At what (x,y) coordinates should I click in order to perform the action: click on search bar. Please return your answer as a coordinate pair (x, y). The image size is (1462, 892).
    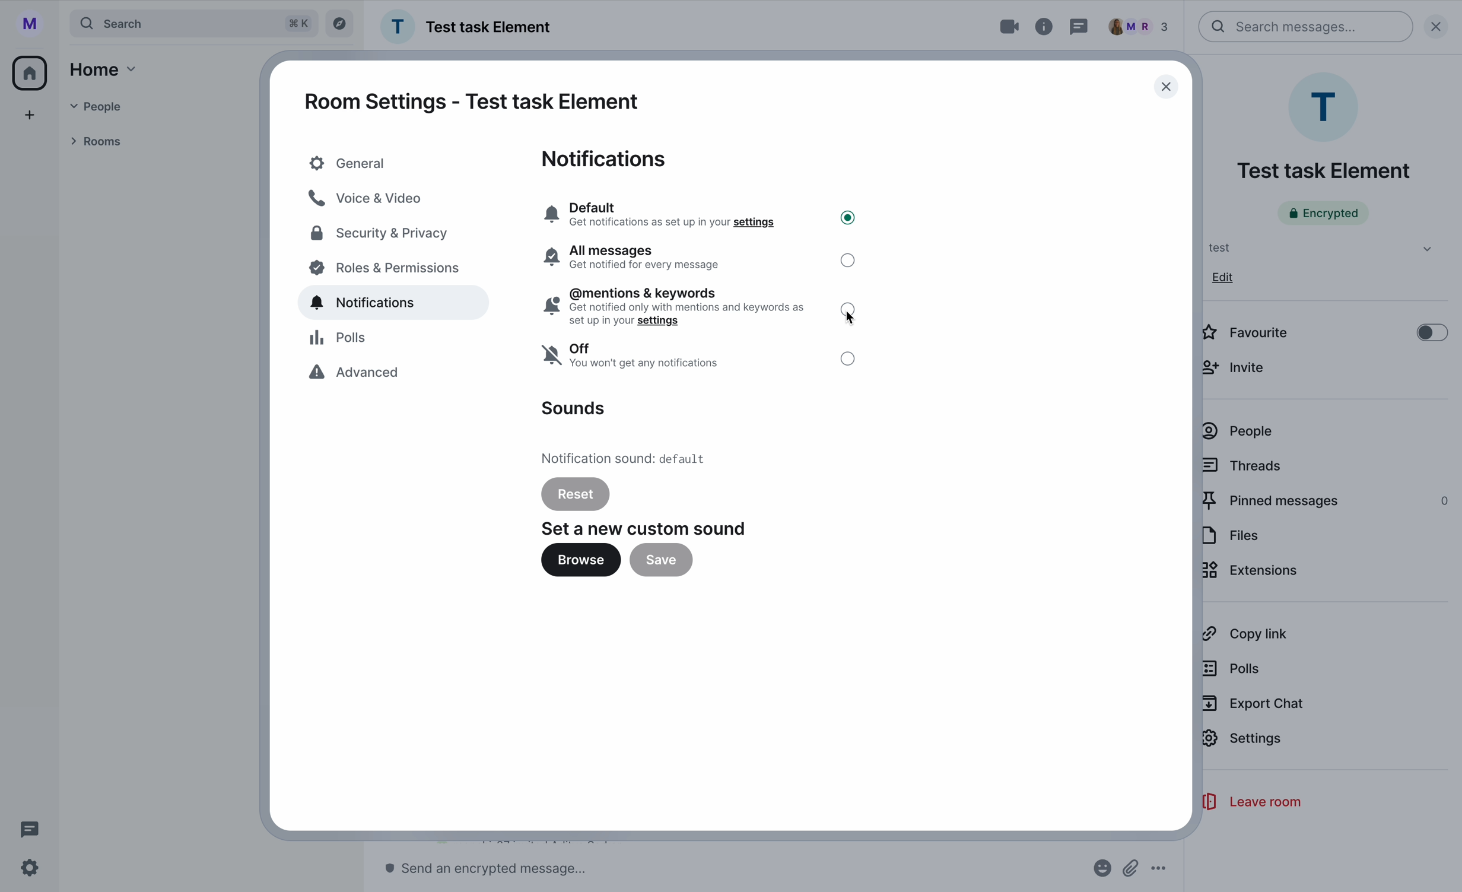
    Looking at the image, I should click on (195, 23).